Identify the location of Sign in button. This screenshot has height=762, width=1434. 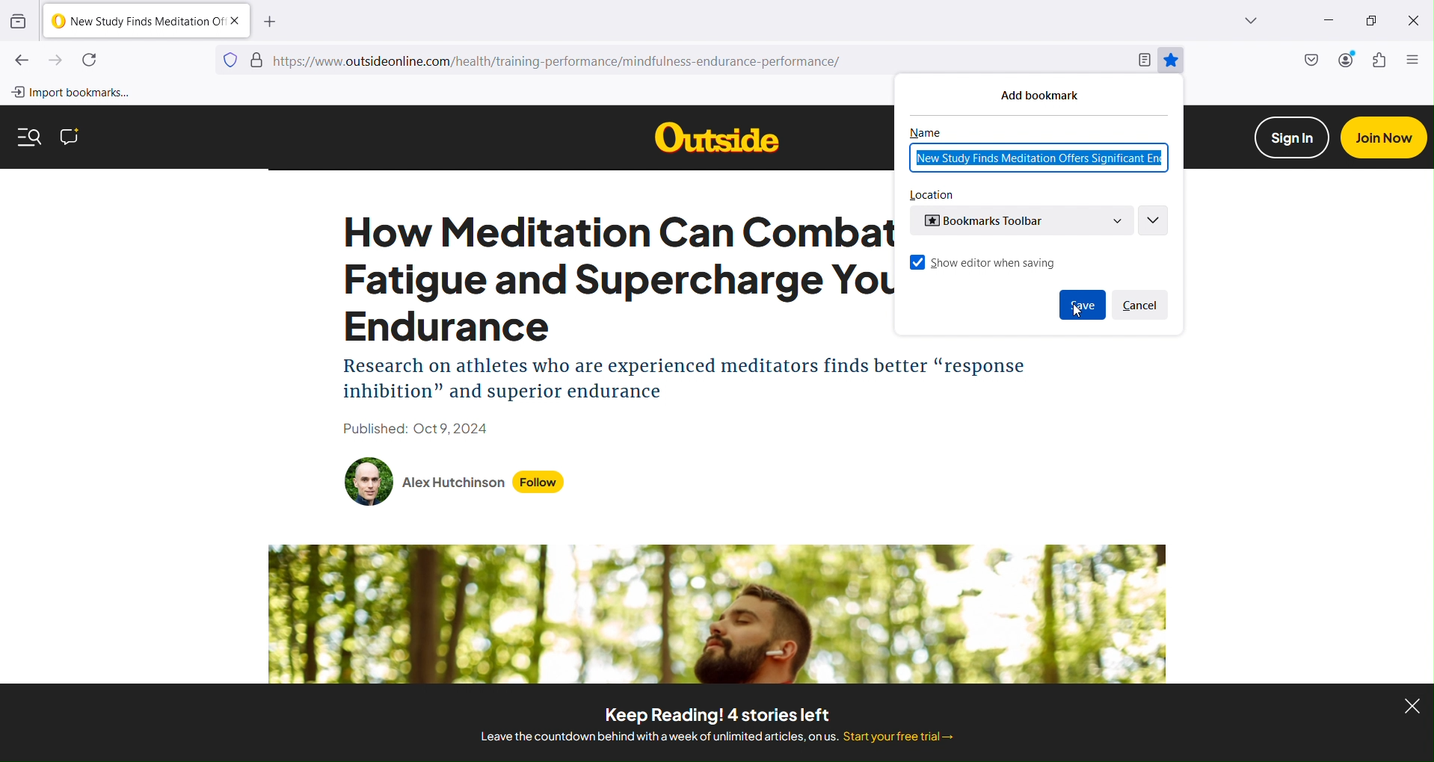
(1292, 137).